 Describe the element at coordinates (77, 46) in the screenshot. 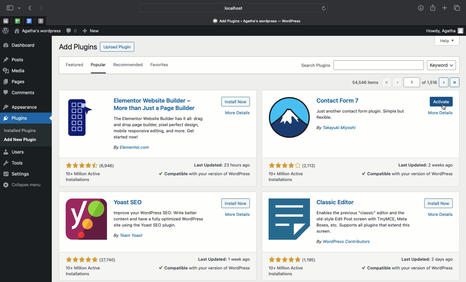

I see `Add plugins` at that location.